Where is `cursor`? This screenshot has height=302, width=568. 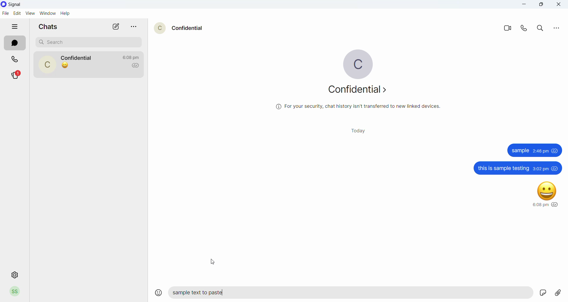
cursor is located at coordinates (212, 262).